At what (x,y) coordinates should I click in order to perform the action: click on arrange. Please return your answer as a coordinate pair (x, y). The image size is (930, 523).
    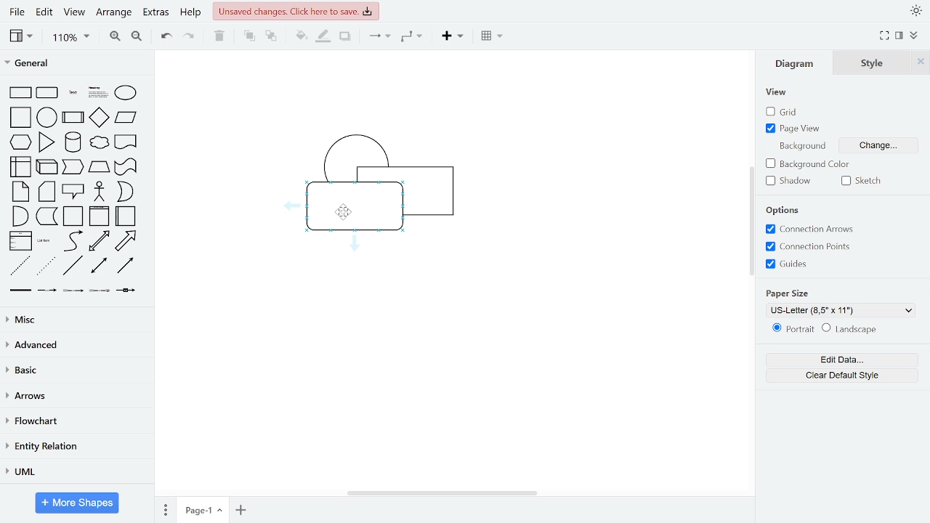
    Looking at the image, I should click on (116, 14).